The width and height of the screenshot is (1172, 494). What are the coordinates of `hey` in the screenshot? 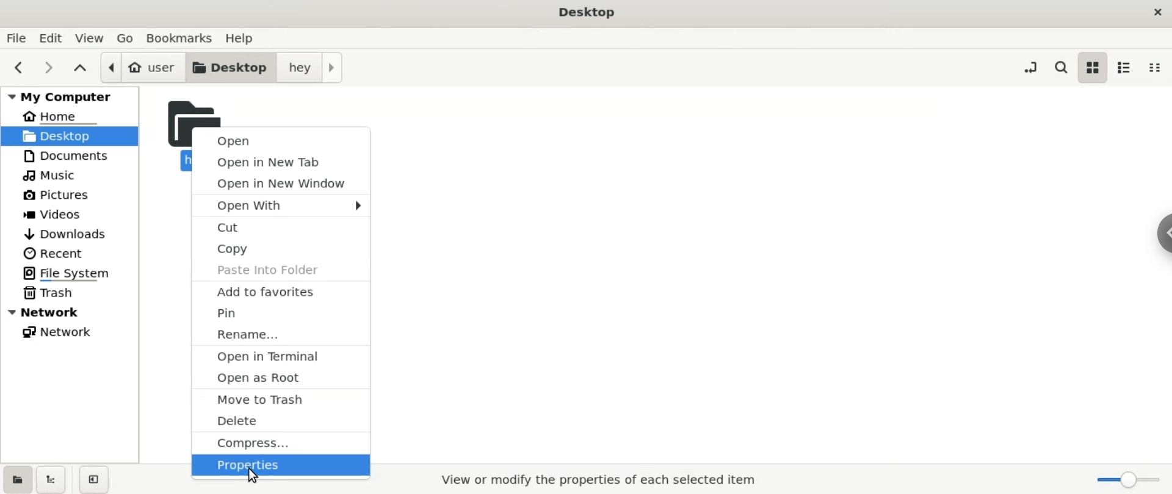 It's located at (308, 66).